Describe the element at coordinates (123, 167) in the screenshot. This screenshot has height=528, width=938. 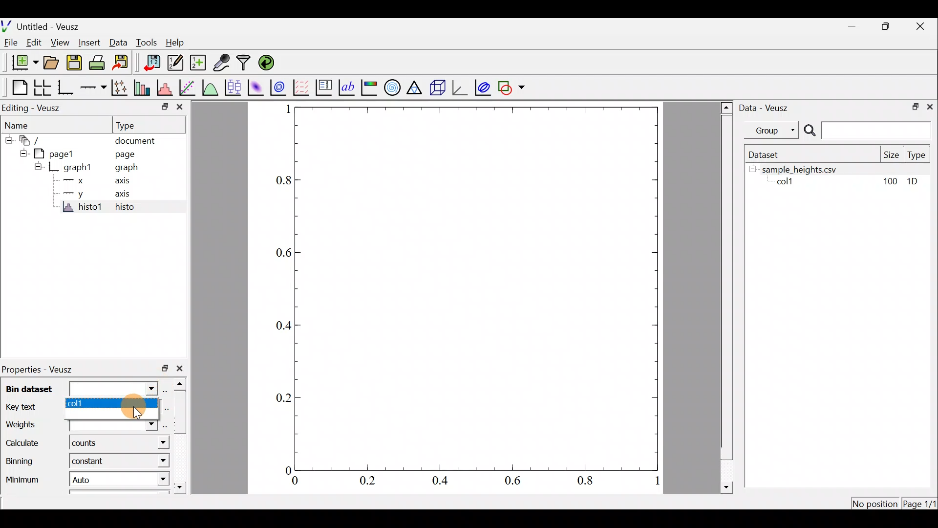
I see `graph` at that location.